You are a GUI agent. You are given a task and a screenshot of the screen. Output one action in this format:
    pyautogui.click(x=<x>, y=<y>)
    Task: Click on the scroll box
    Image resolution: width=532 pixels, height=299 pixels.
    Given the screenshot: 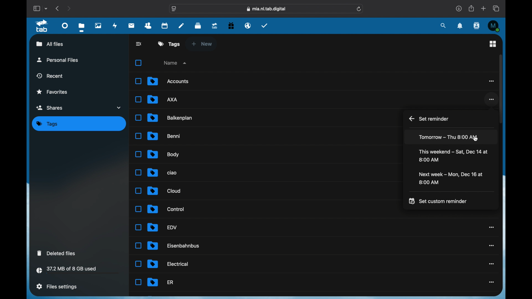 What is the action you would take?
    pyautogui.click(x=501, y=89)
    